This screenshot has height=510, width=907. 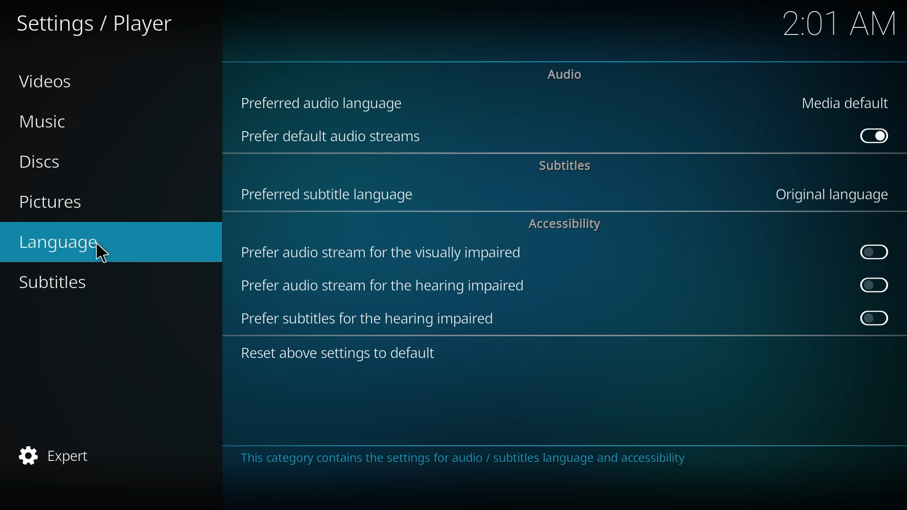 I want to click on subtitles, so click(x=55, y=283).